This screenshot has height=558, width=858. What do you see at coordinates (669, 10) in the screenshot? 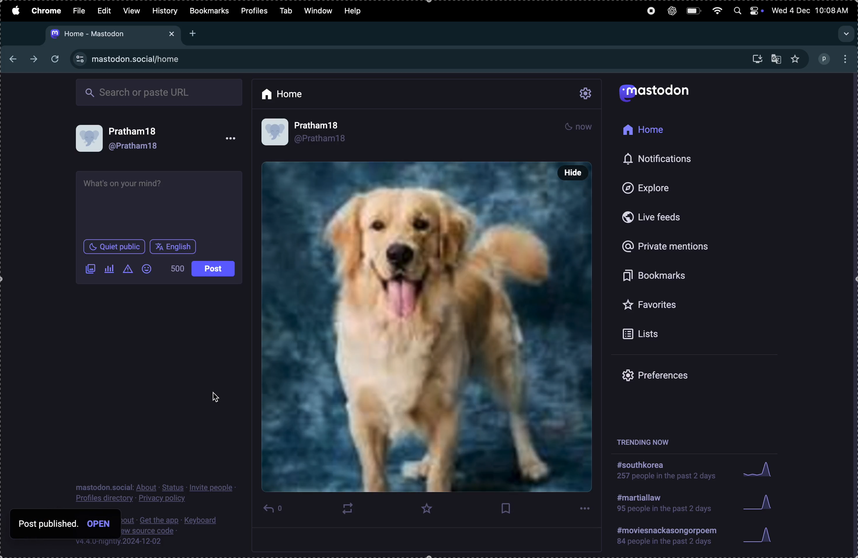
I see `chatgpt` at bounding box center [669, 10].